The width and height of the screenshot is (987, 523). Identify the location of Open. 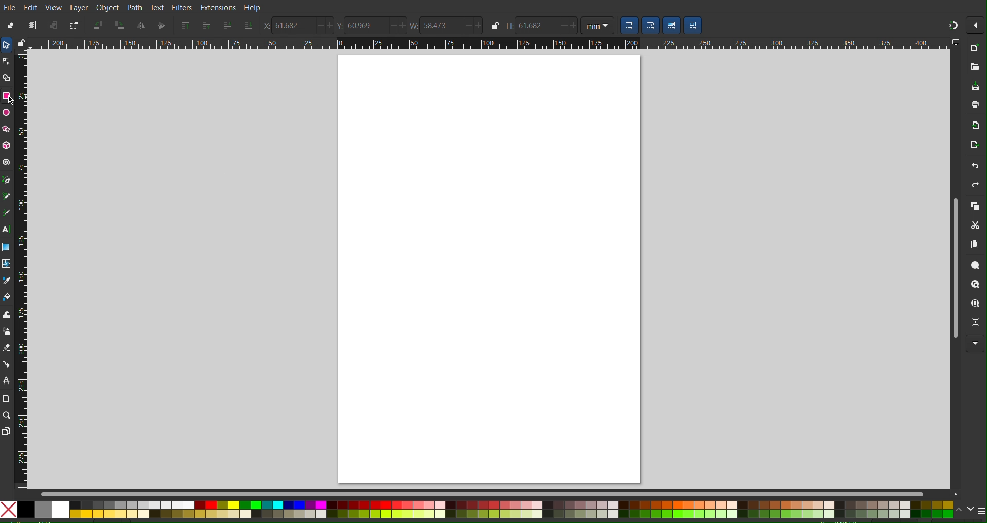
(974, 67).